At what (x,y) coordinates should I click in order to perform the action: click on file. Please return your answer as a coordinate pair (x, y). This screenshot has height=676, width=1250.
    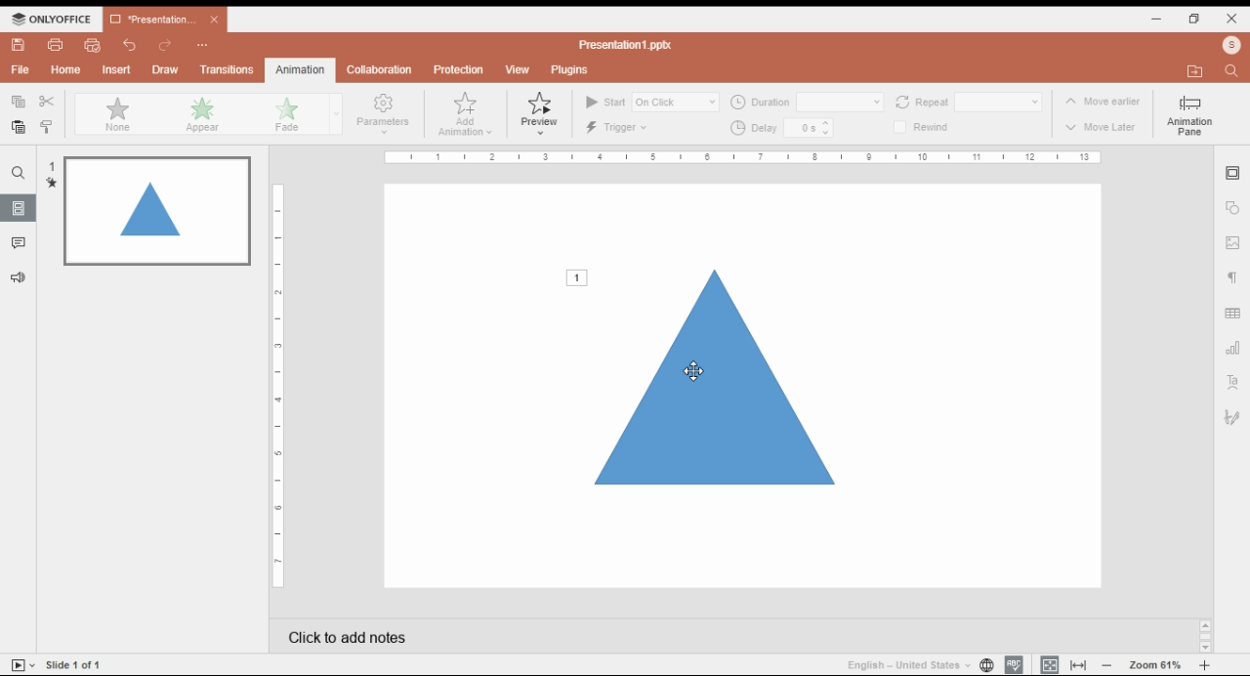
    Looking at the image, I should click on (21, 71).